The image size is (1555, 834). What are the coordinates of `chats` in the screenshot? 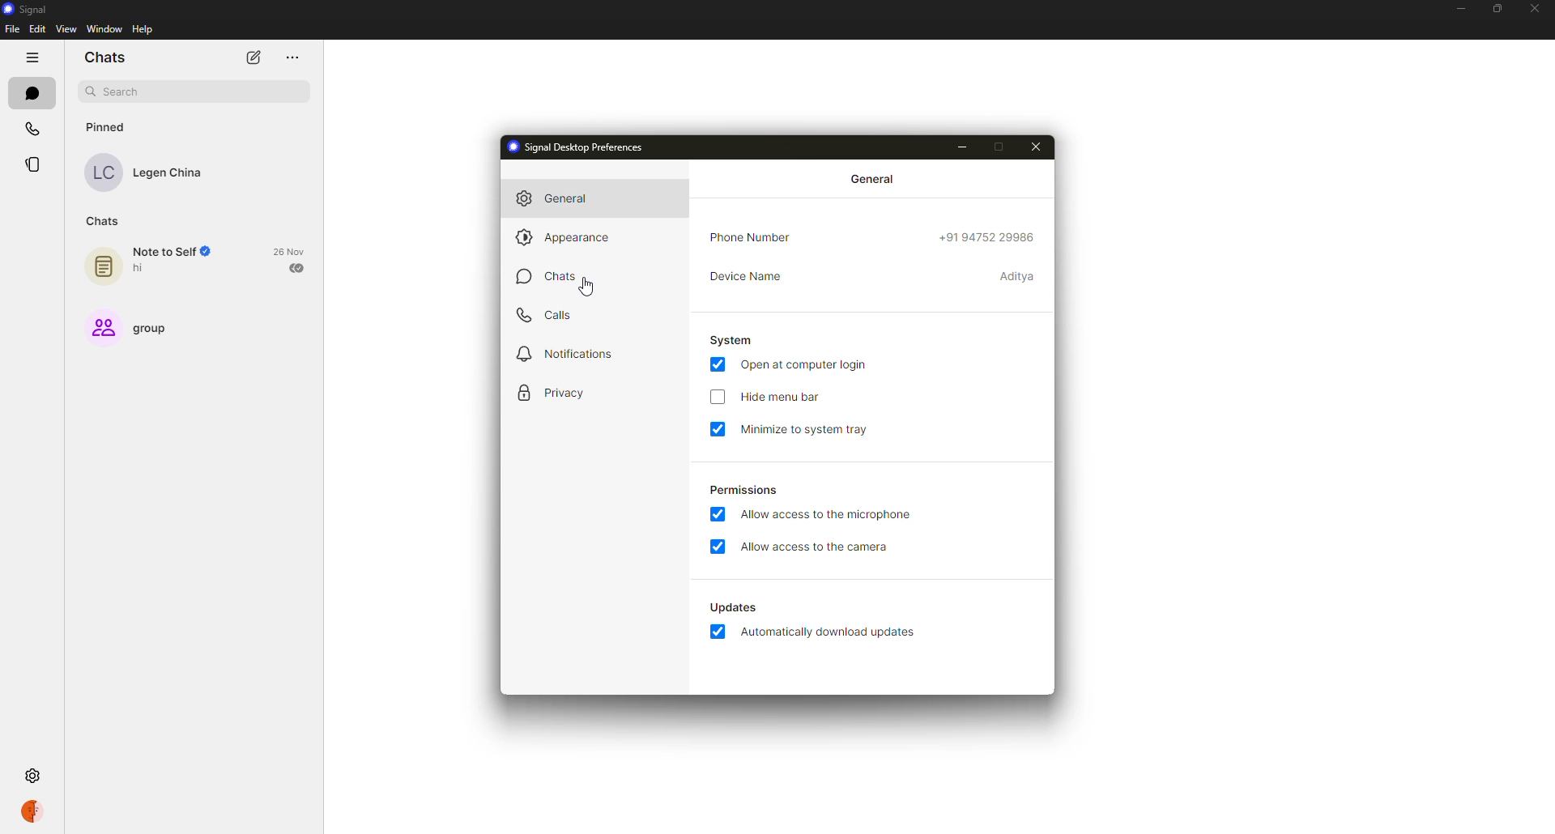 It's located at (30, 92).